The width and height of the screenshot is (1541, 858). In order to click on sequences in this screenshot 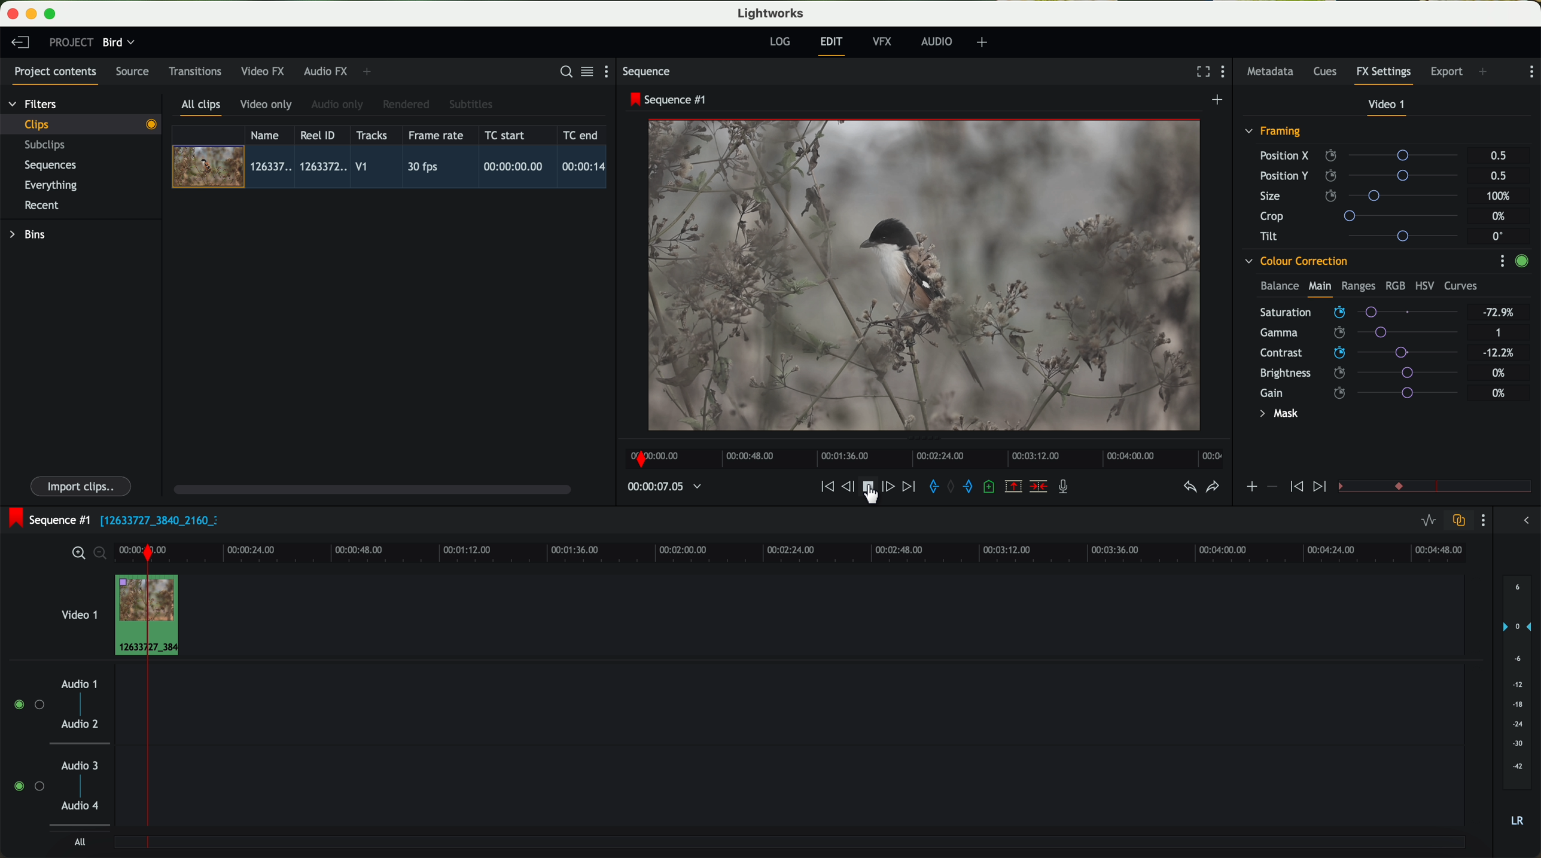, I will do `click(50, 166)`.